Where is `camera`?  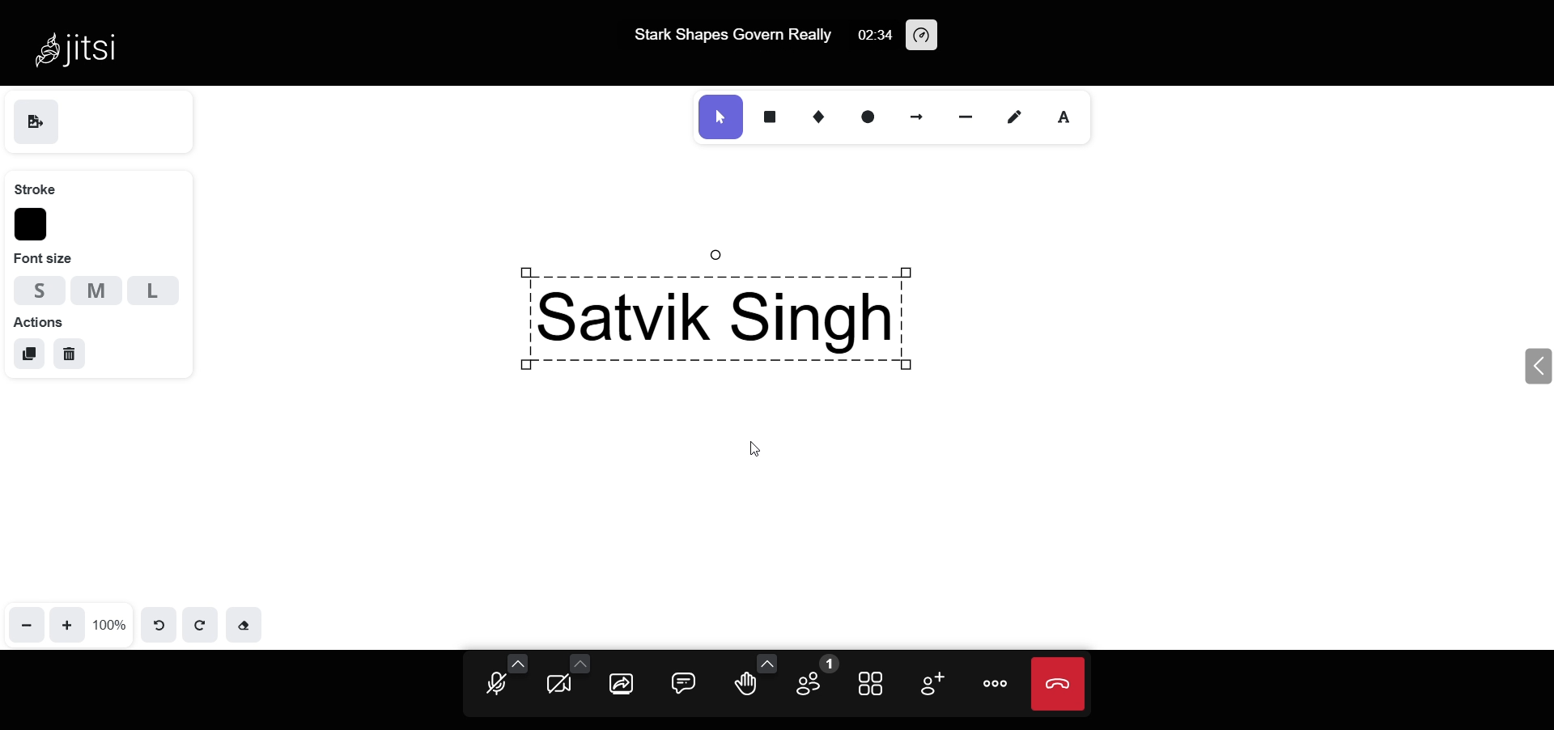
camera is located at coordinates (560, 685).